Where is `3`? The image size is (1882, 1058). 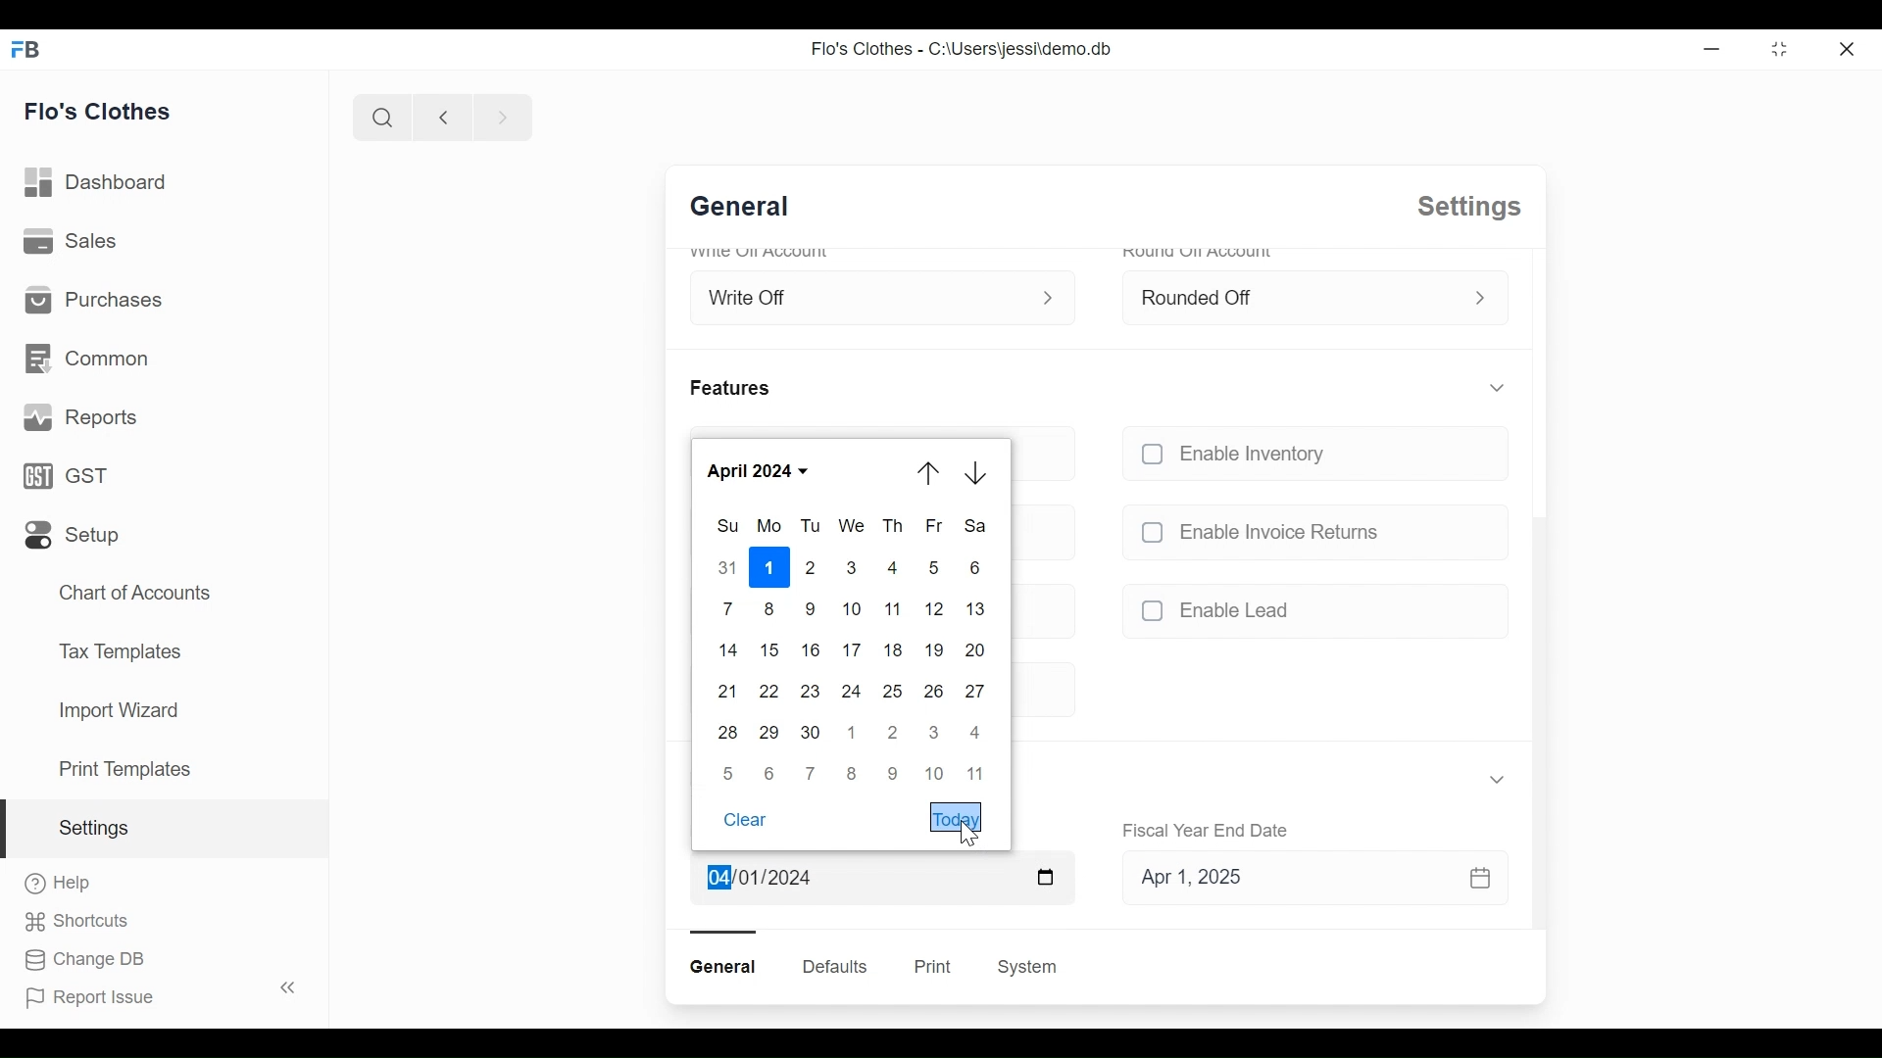
3 is located at coordinates (932, 732).